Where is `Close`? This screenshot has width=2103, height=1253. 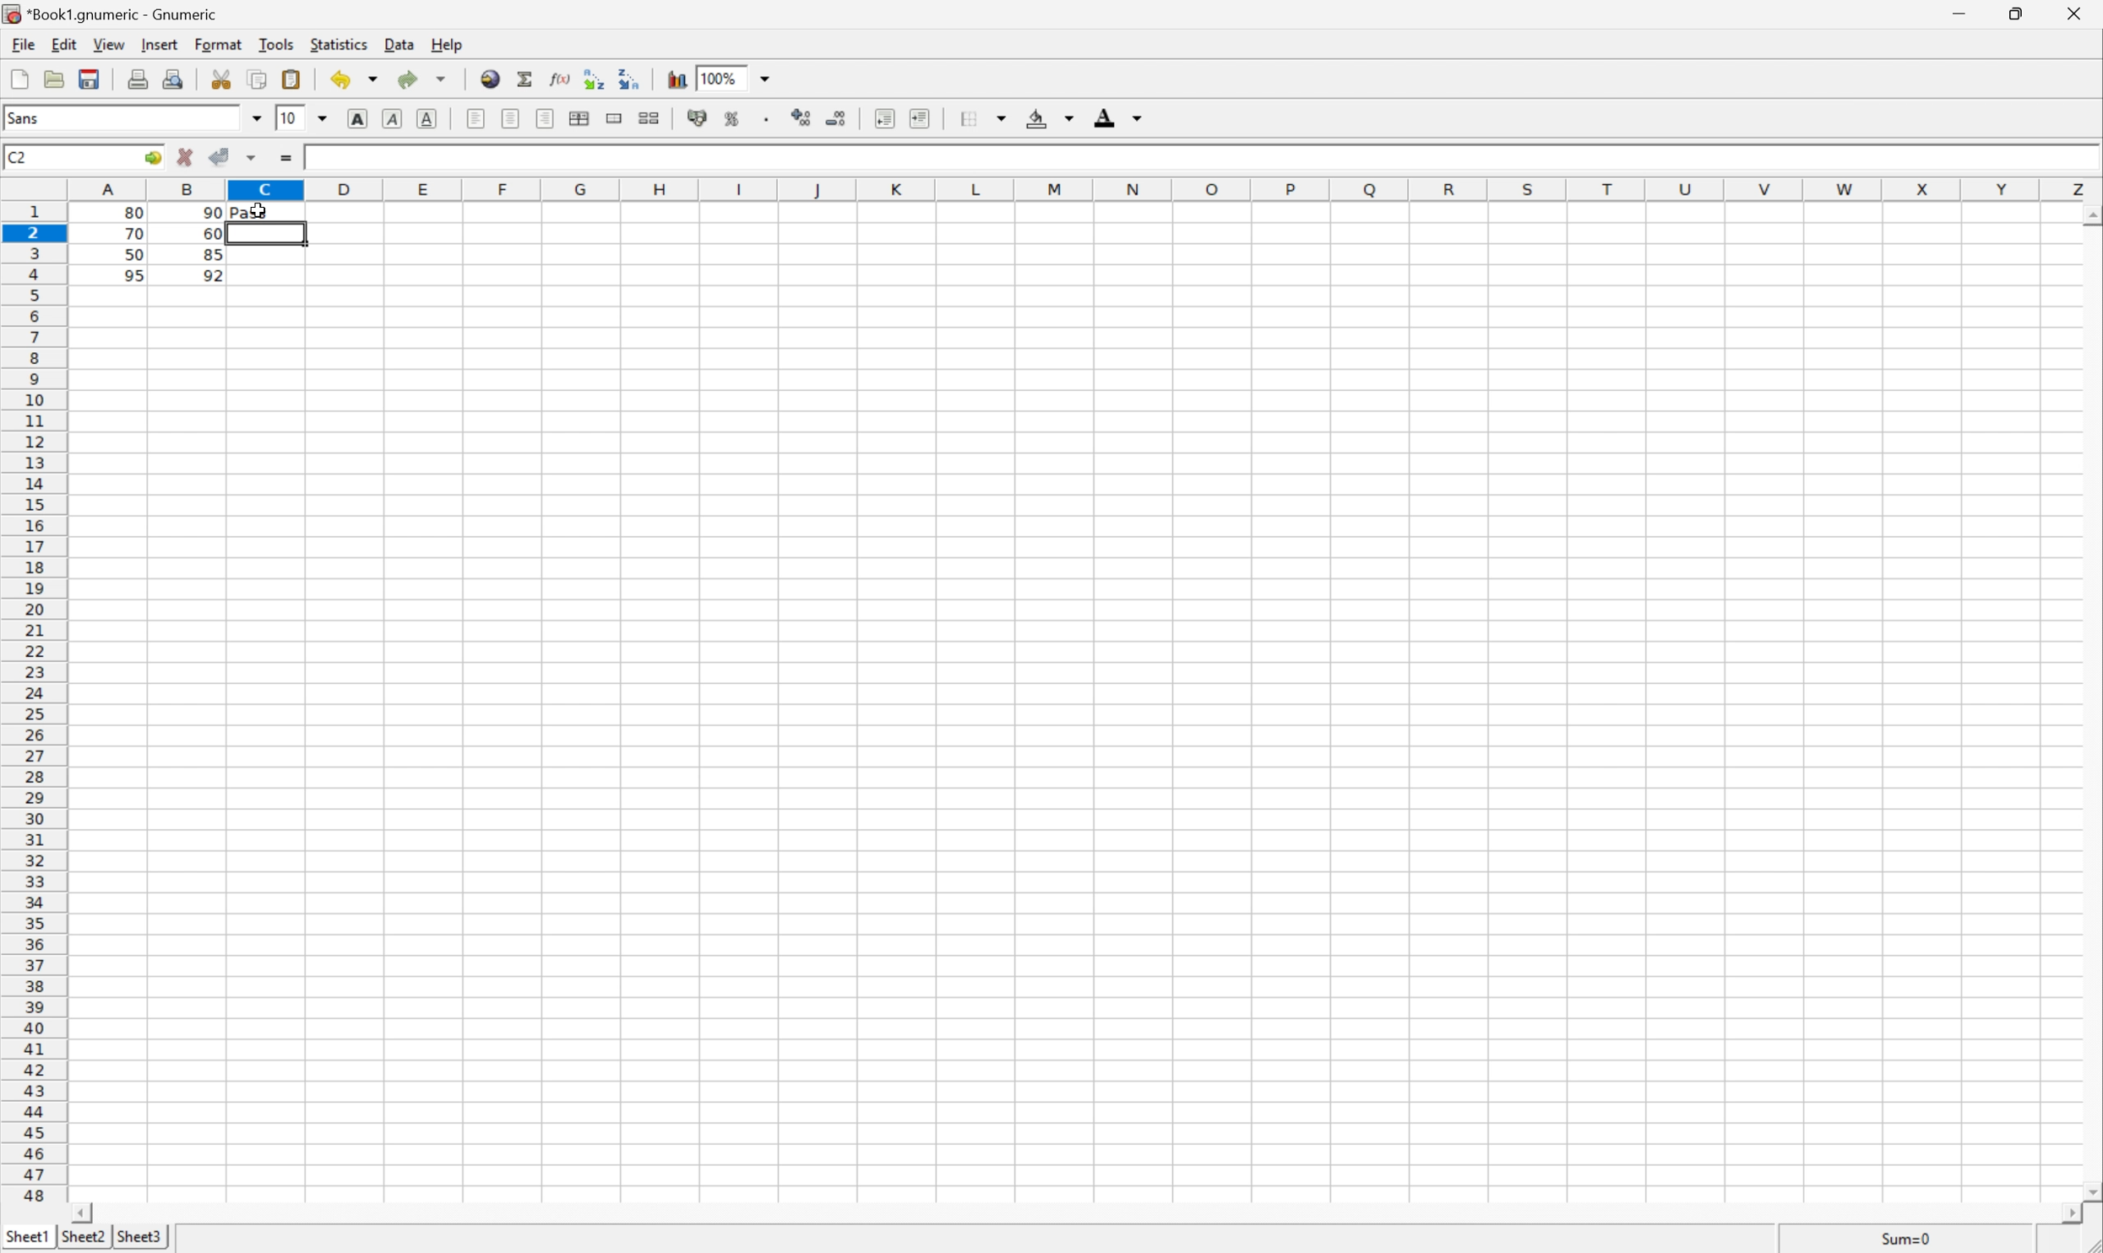 Close is located at coordinates (2077, 12).